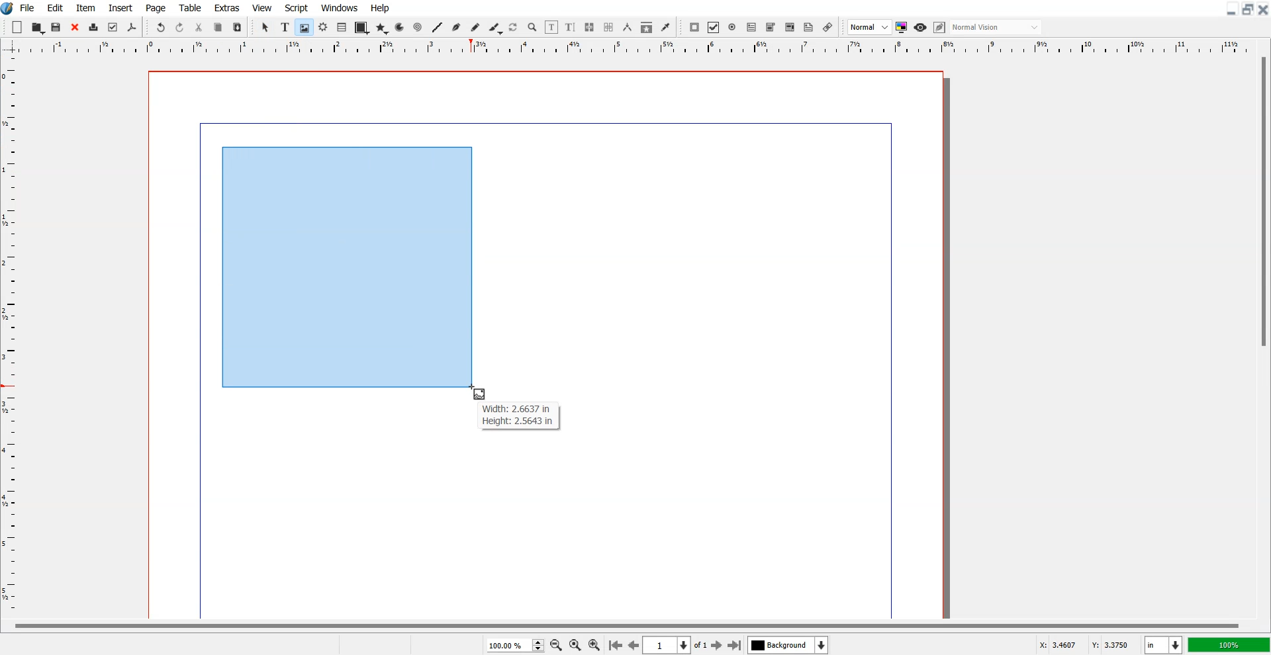  Describe the element at coordinates (751, 27) in the screenshot. I see `PDF Text Field` at that location.